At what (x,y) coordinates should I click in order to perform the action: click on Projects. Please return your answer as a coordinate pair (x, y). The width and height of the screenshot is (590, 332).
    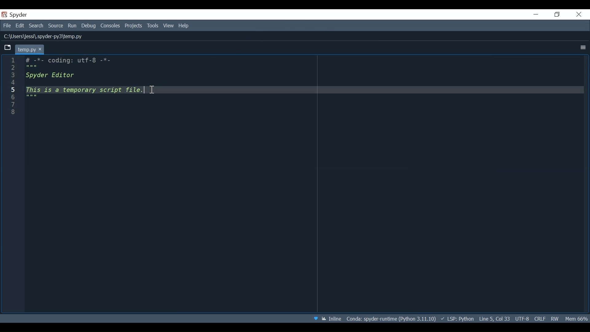
    Looking at the image, I should click on (133, 26).